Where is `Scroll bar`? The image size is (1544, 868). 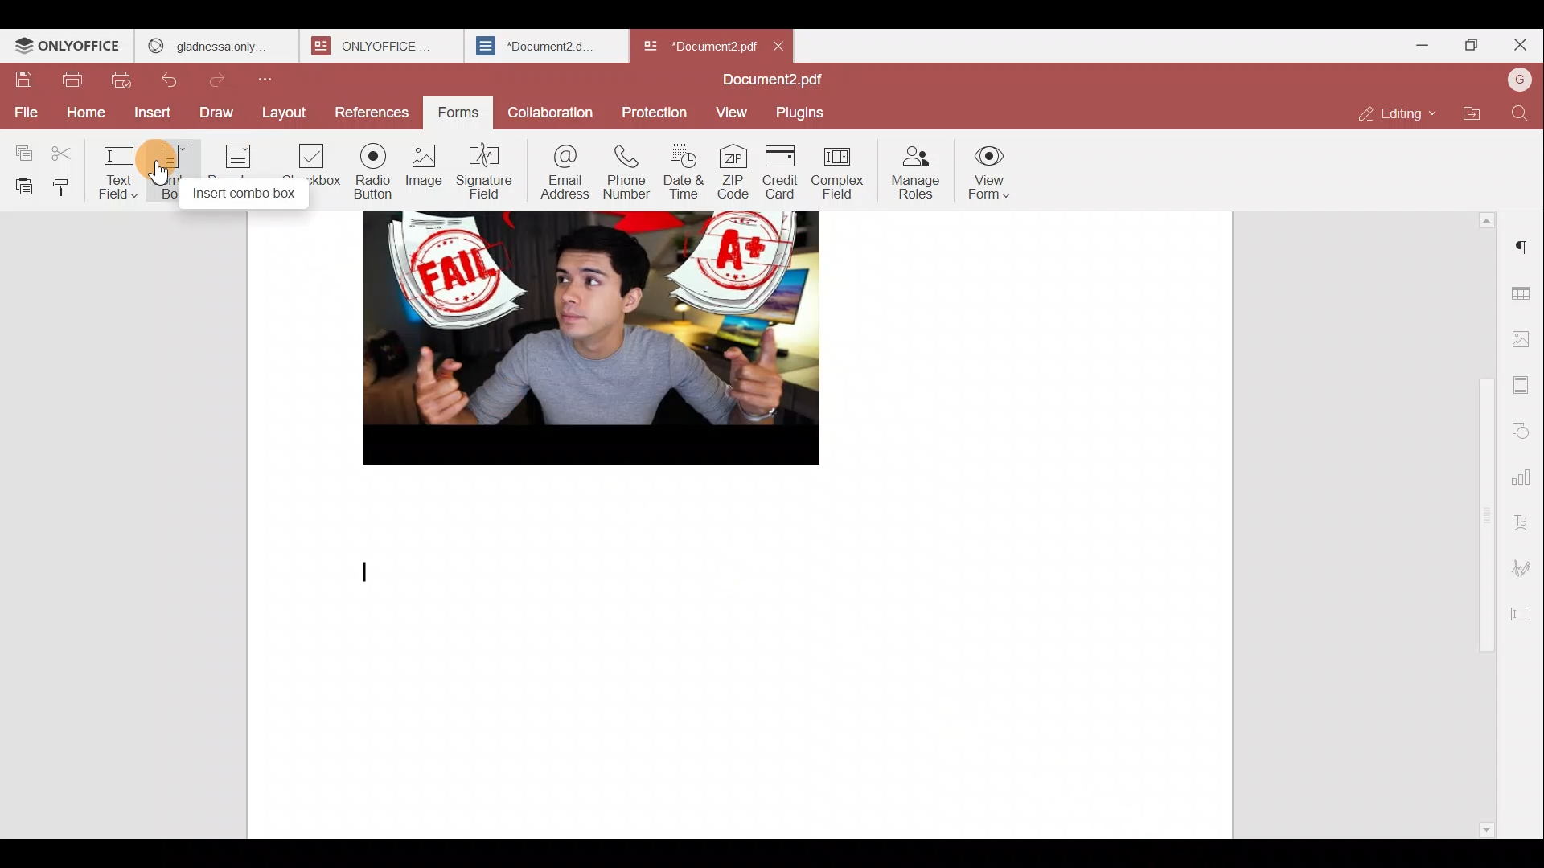
Scroll bar is located at coordinates (1481, 525).